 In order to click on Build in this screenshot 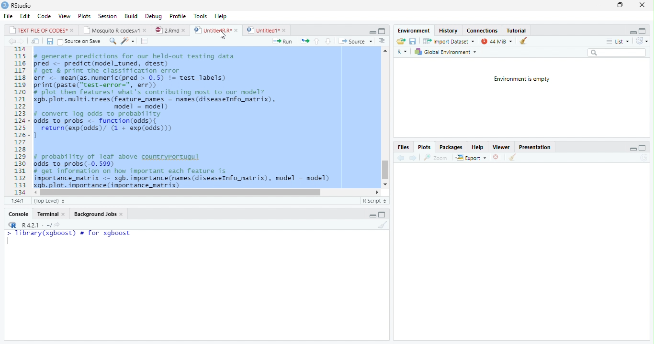, I will do `click(131, 16)`.